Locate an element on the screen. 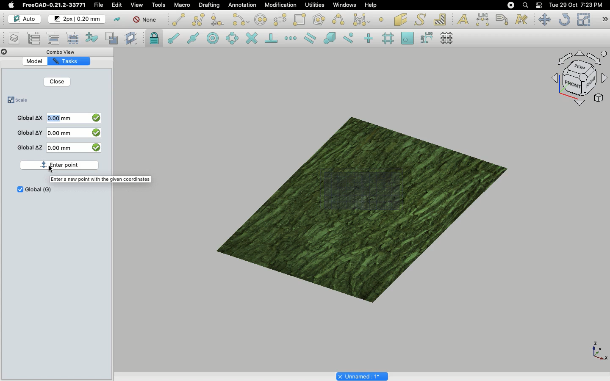  Toggle construction mode is located at coordinates (116, 19).